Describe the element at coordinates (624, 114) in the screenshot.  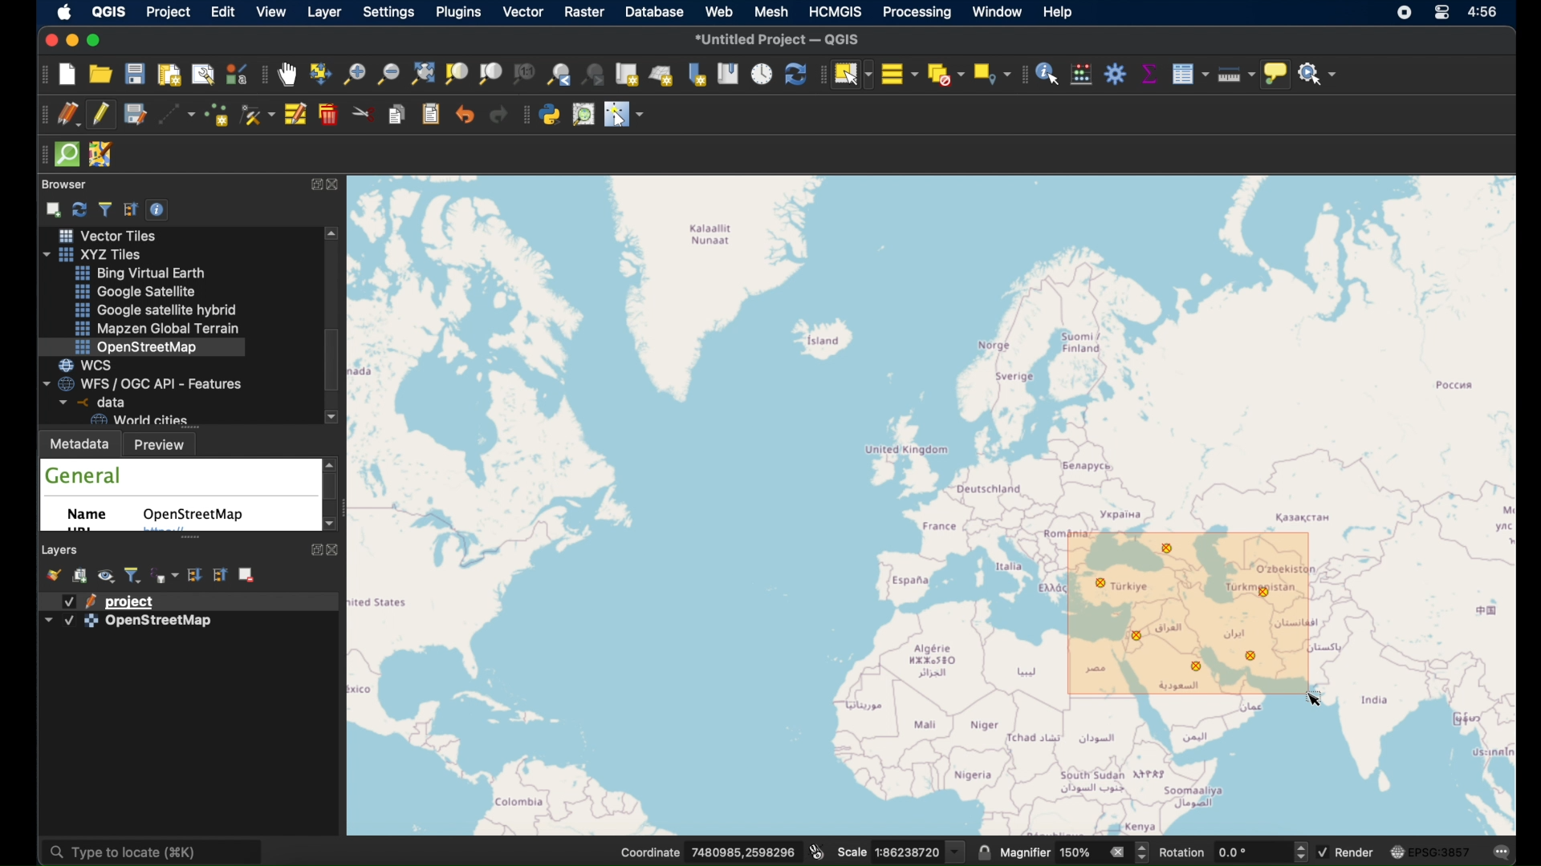
I see `switches the mouse cursor to a configurable pointer` at that location.